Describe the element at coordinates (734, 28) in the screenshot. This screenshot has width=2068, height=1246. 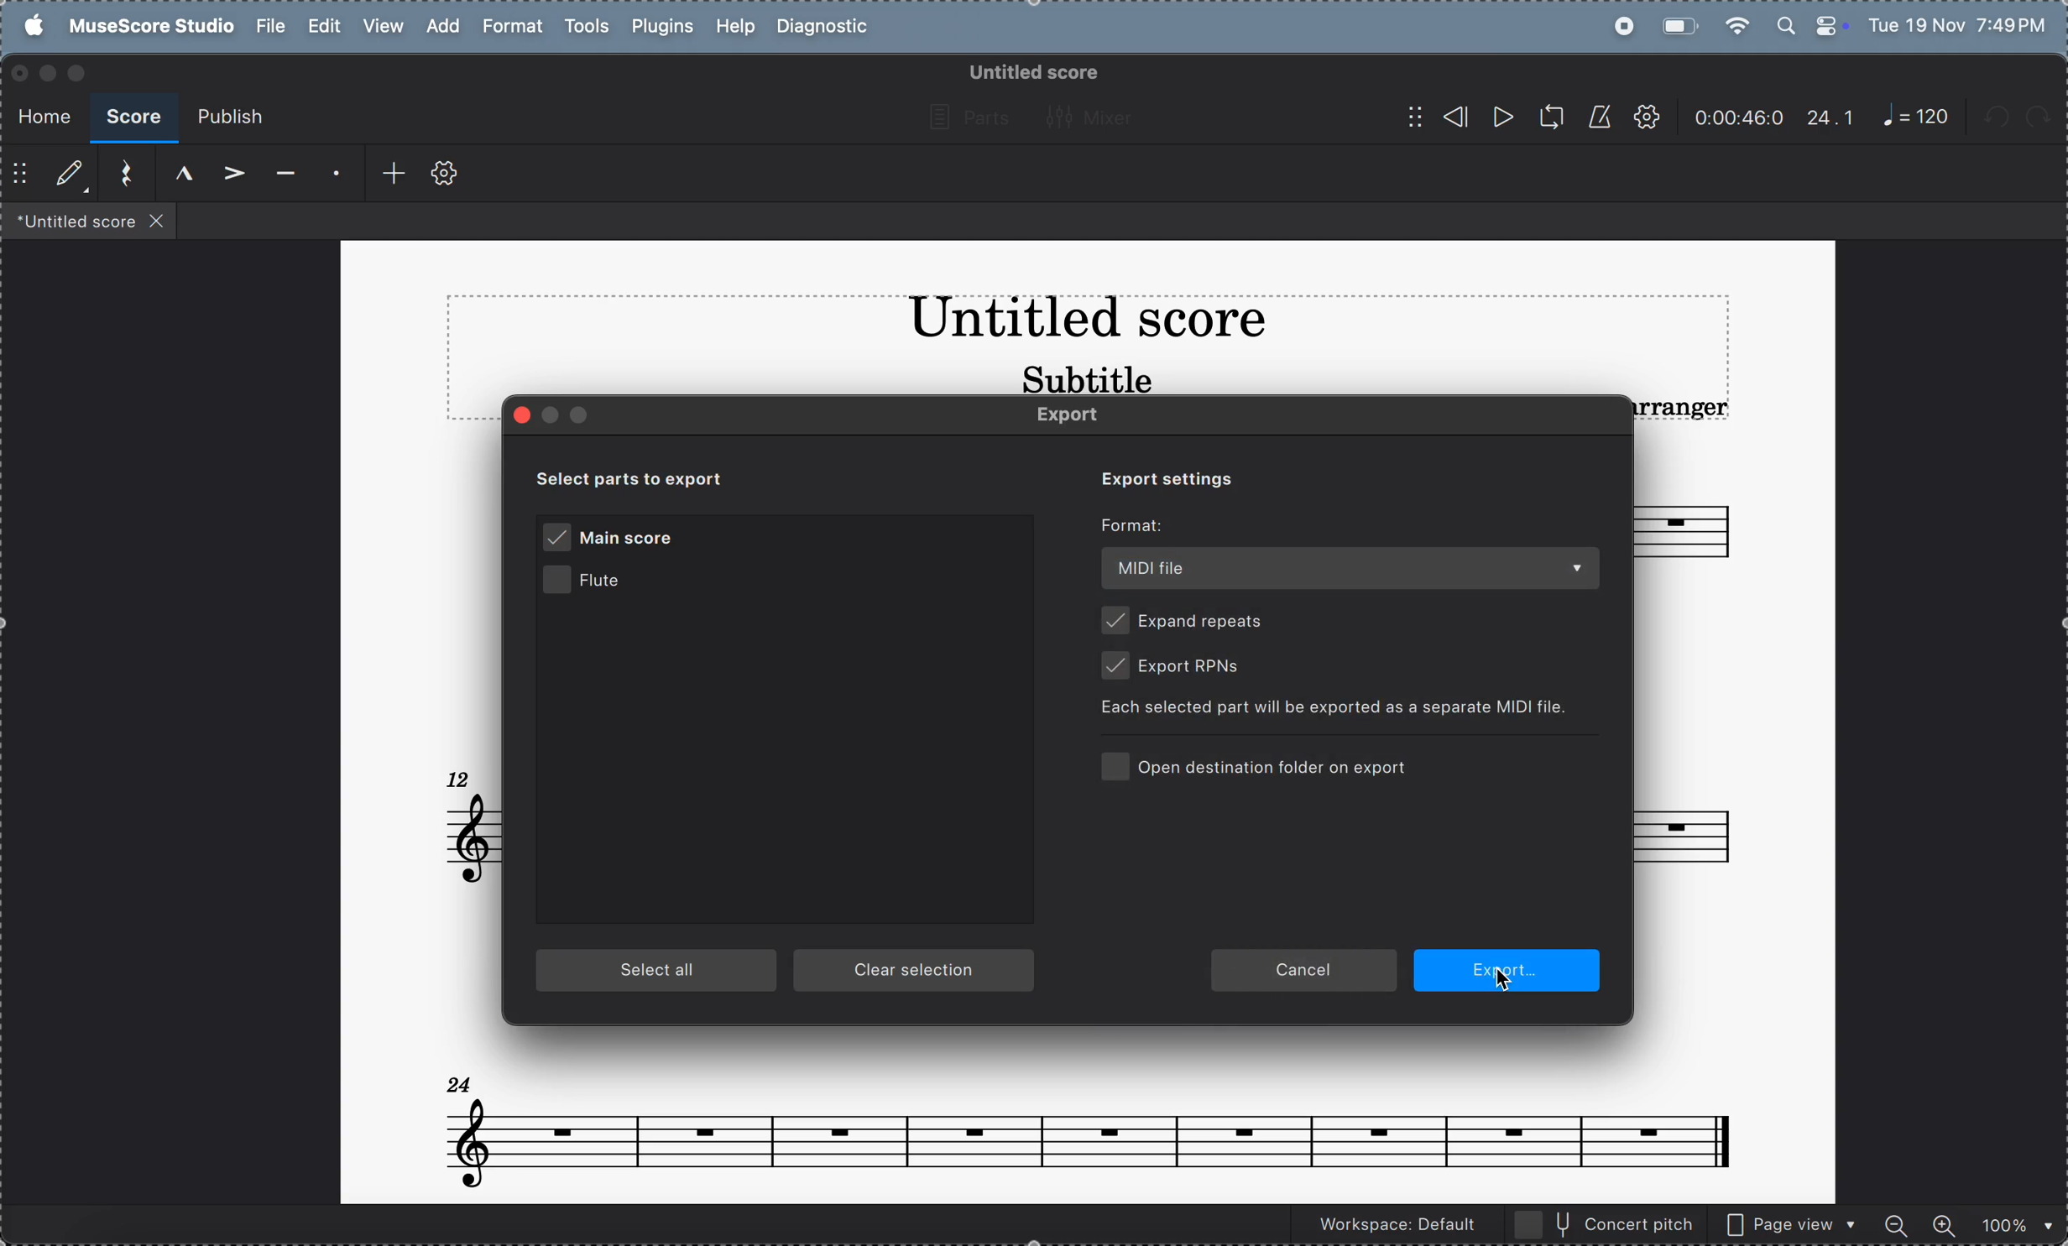
I see `help` at that location.